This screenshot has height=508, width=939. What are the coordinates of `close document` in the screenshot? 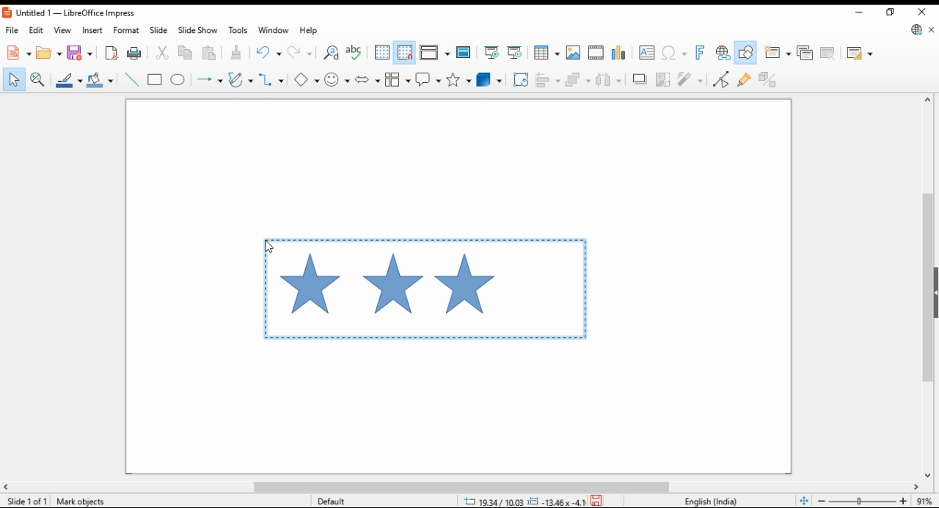 It's located at (930, 28).